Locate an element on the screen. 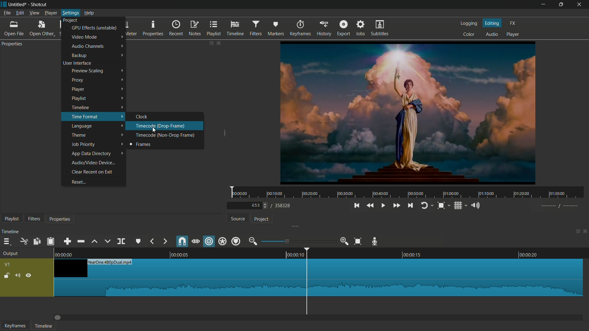  app data directory is located at coordinates (91, 153).